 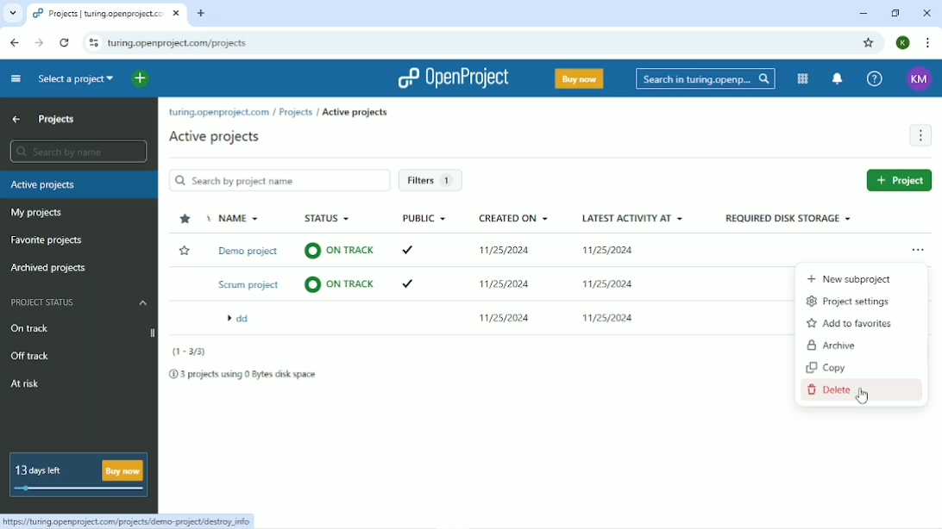 What do you see at coordinates (64, 42) in the screenshot?
I see `Reload this page` at bounding box center [64, 42].